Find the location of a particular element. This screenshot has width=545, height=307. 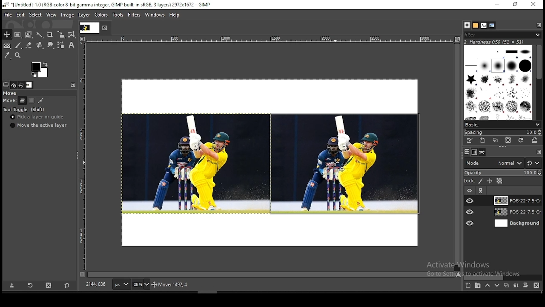

restore tool preset is located at coordinates (30, 286).